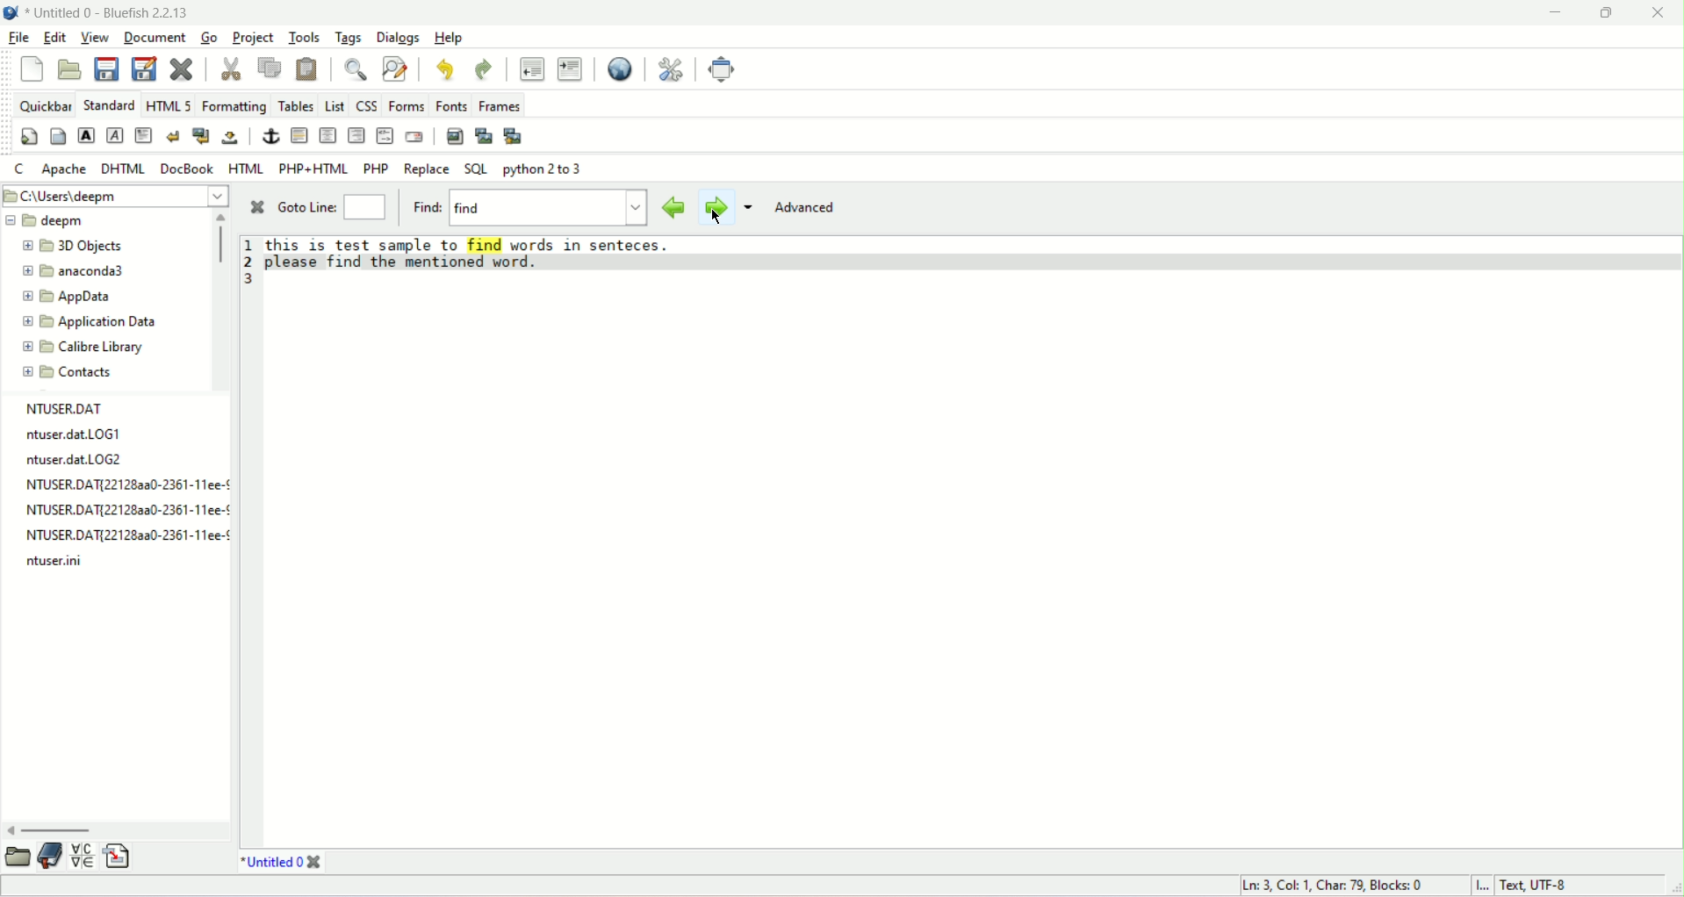  What do you see at coordinates (312, 168) in the screenshot?
I see `PHP+HTML` at bounding box center [312, 168].